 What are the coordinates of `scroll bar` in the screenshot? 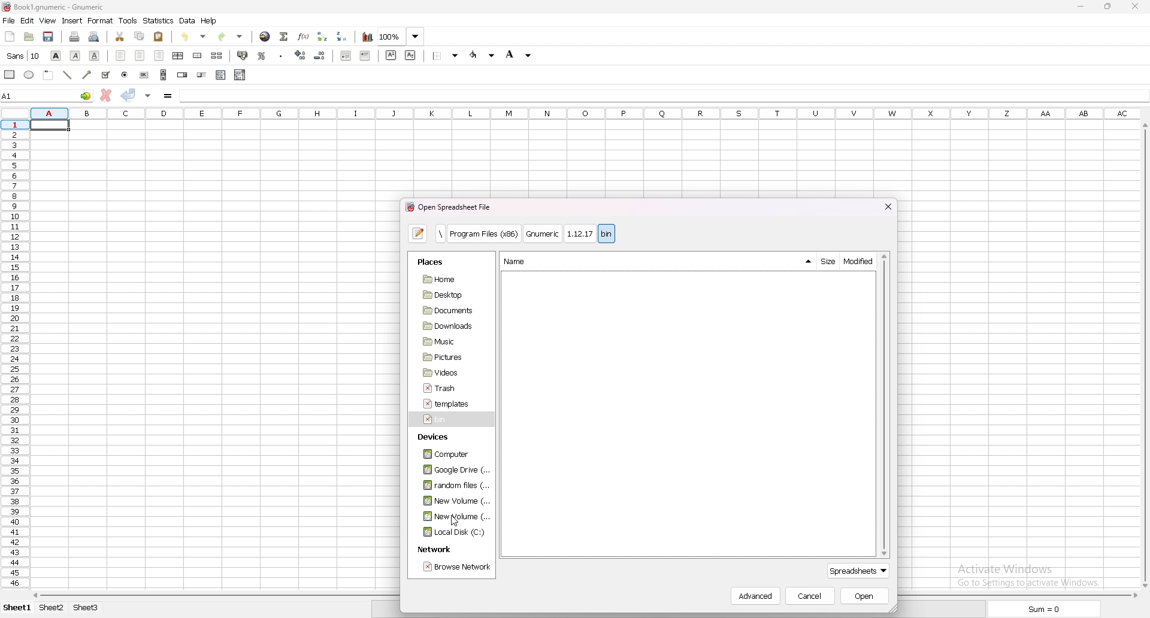 It's located at (164, 74).